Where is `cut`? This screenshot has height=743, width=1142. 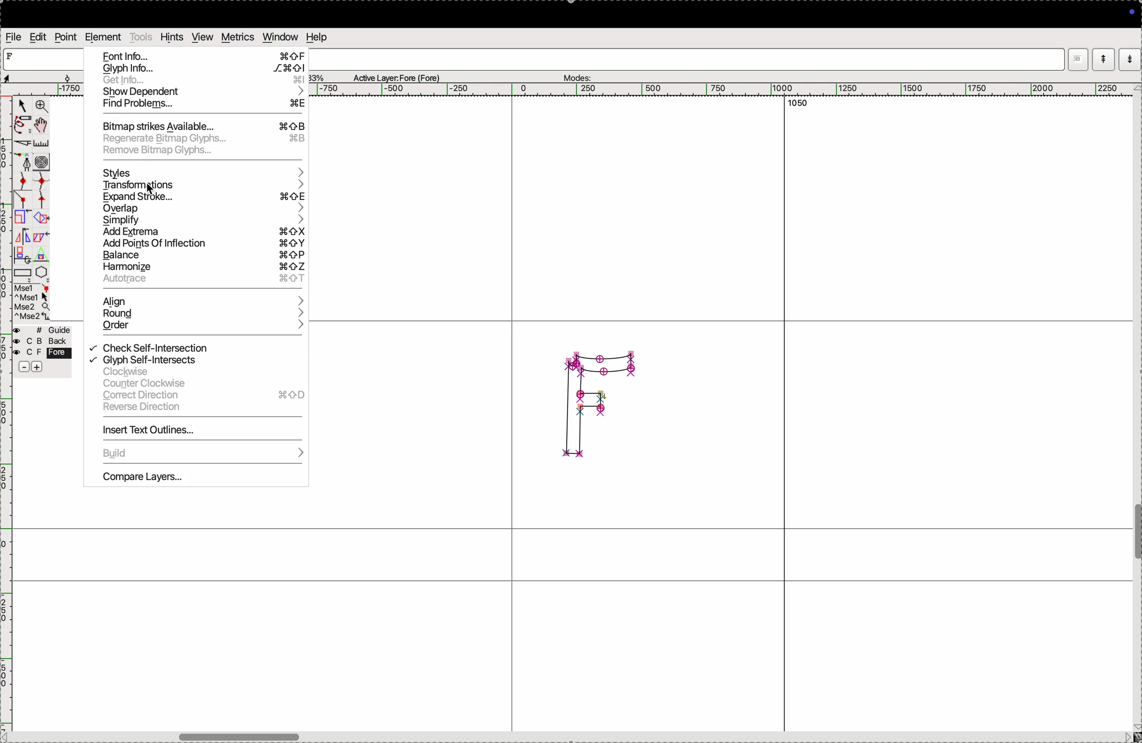
cut is located at coordinates (23, 145).